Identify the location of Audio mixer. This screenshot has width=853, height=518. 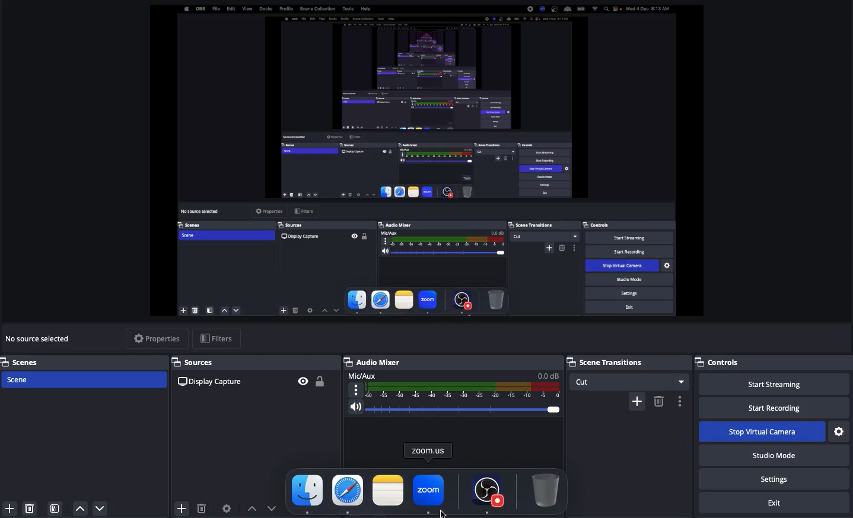
(374, 360).